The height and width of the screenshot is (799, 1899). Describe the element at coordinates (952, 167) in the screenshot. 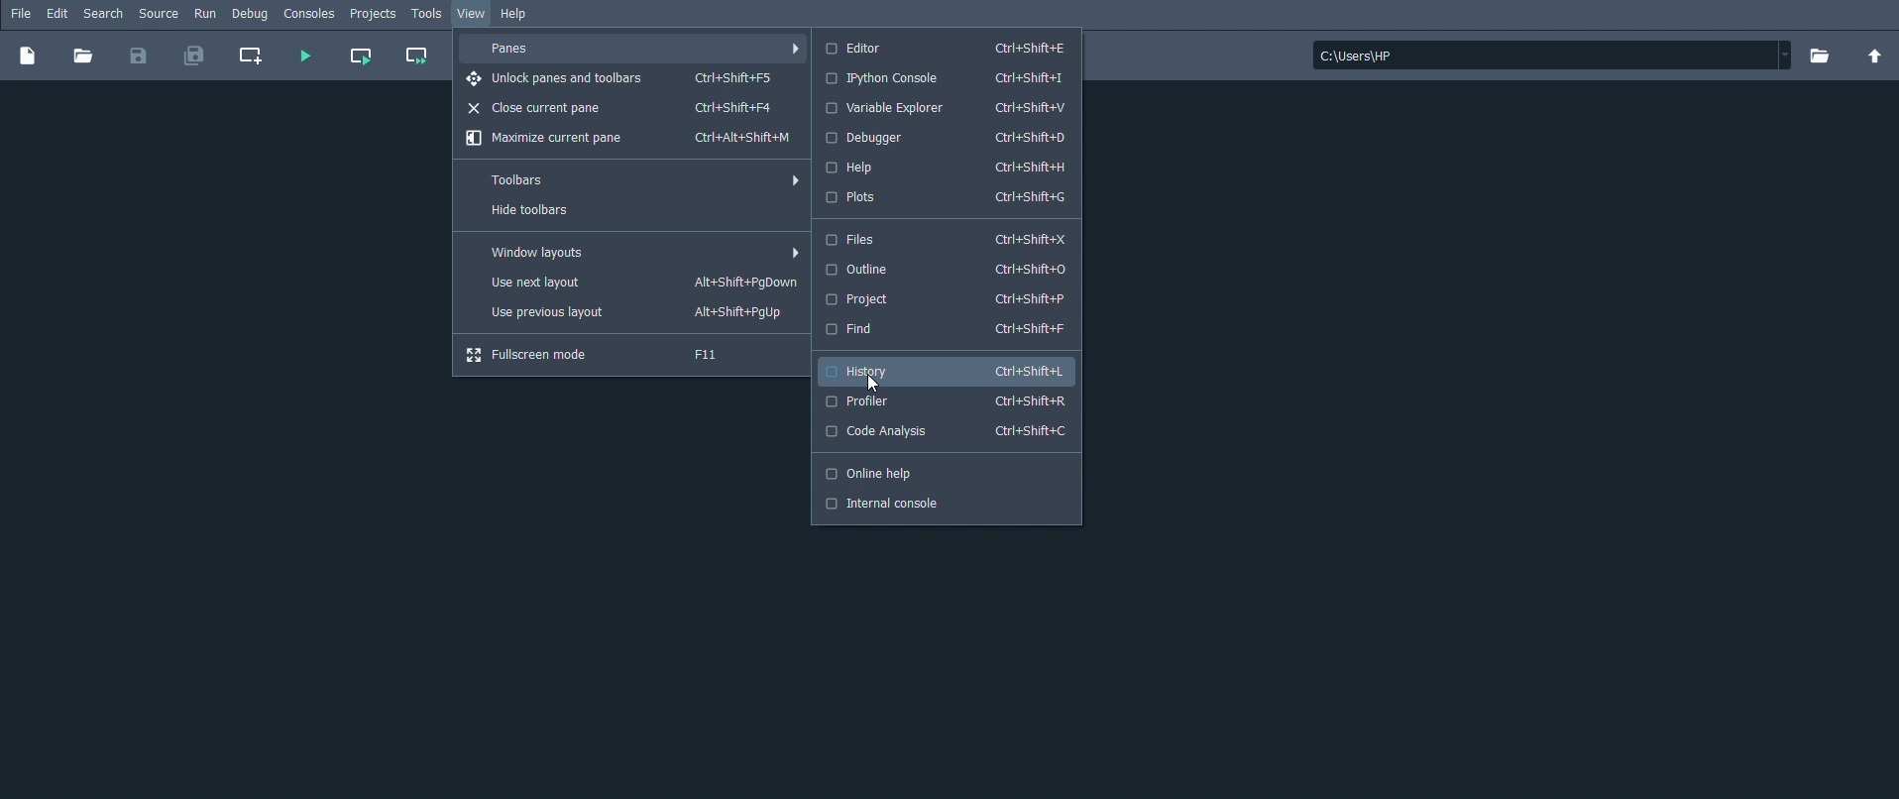

I see `Help` at that location.